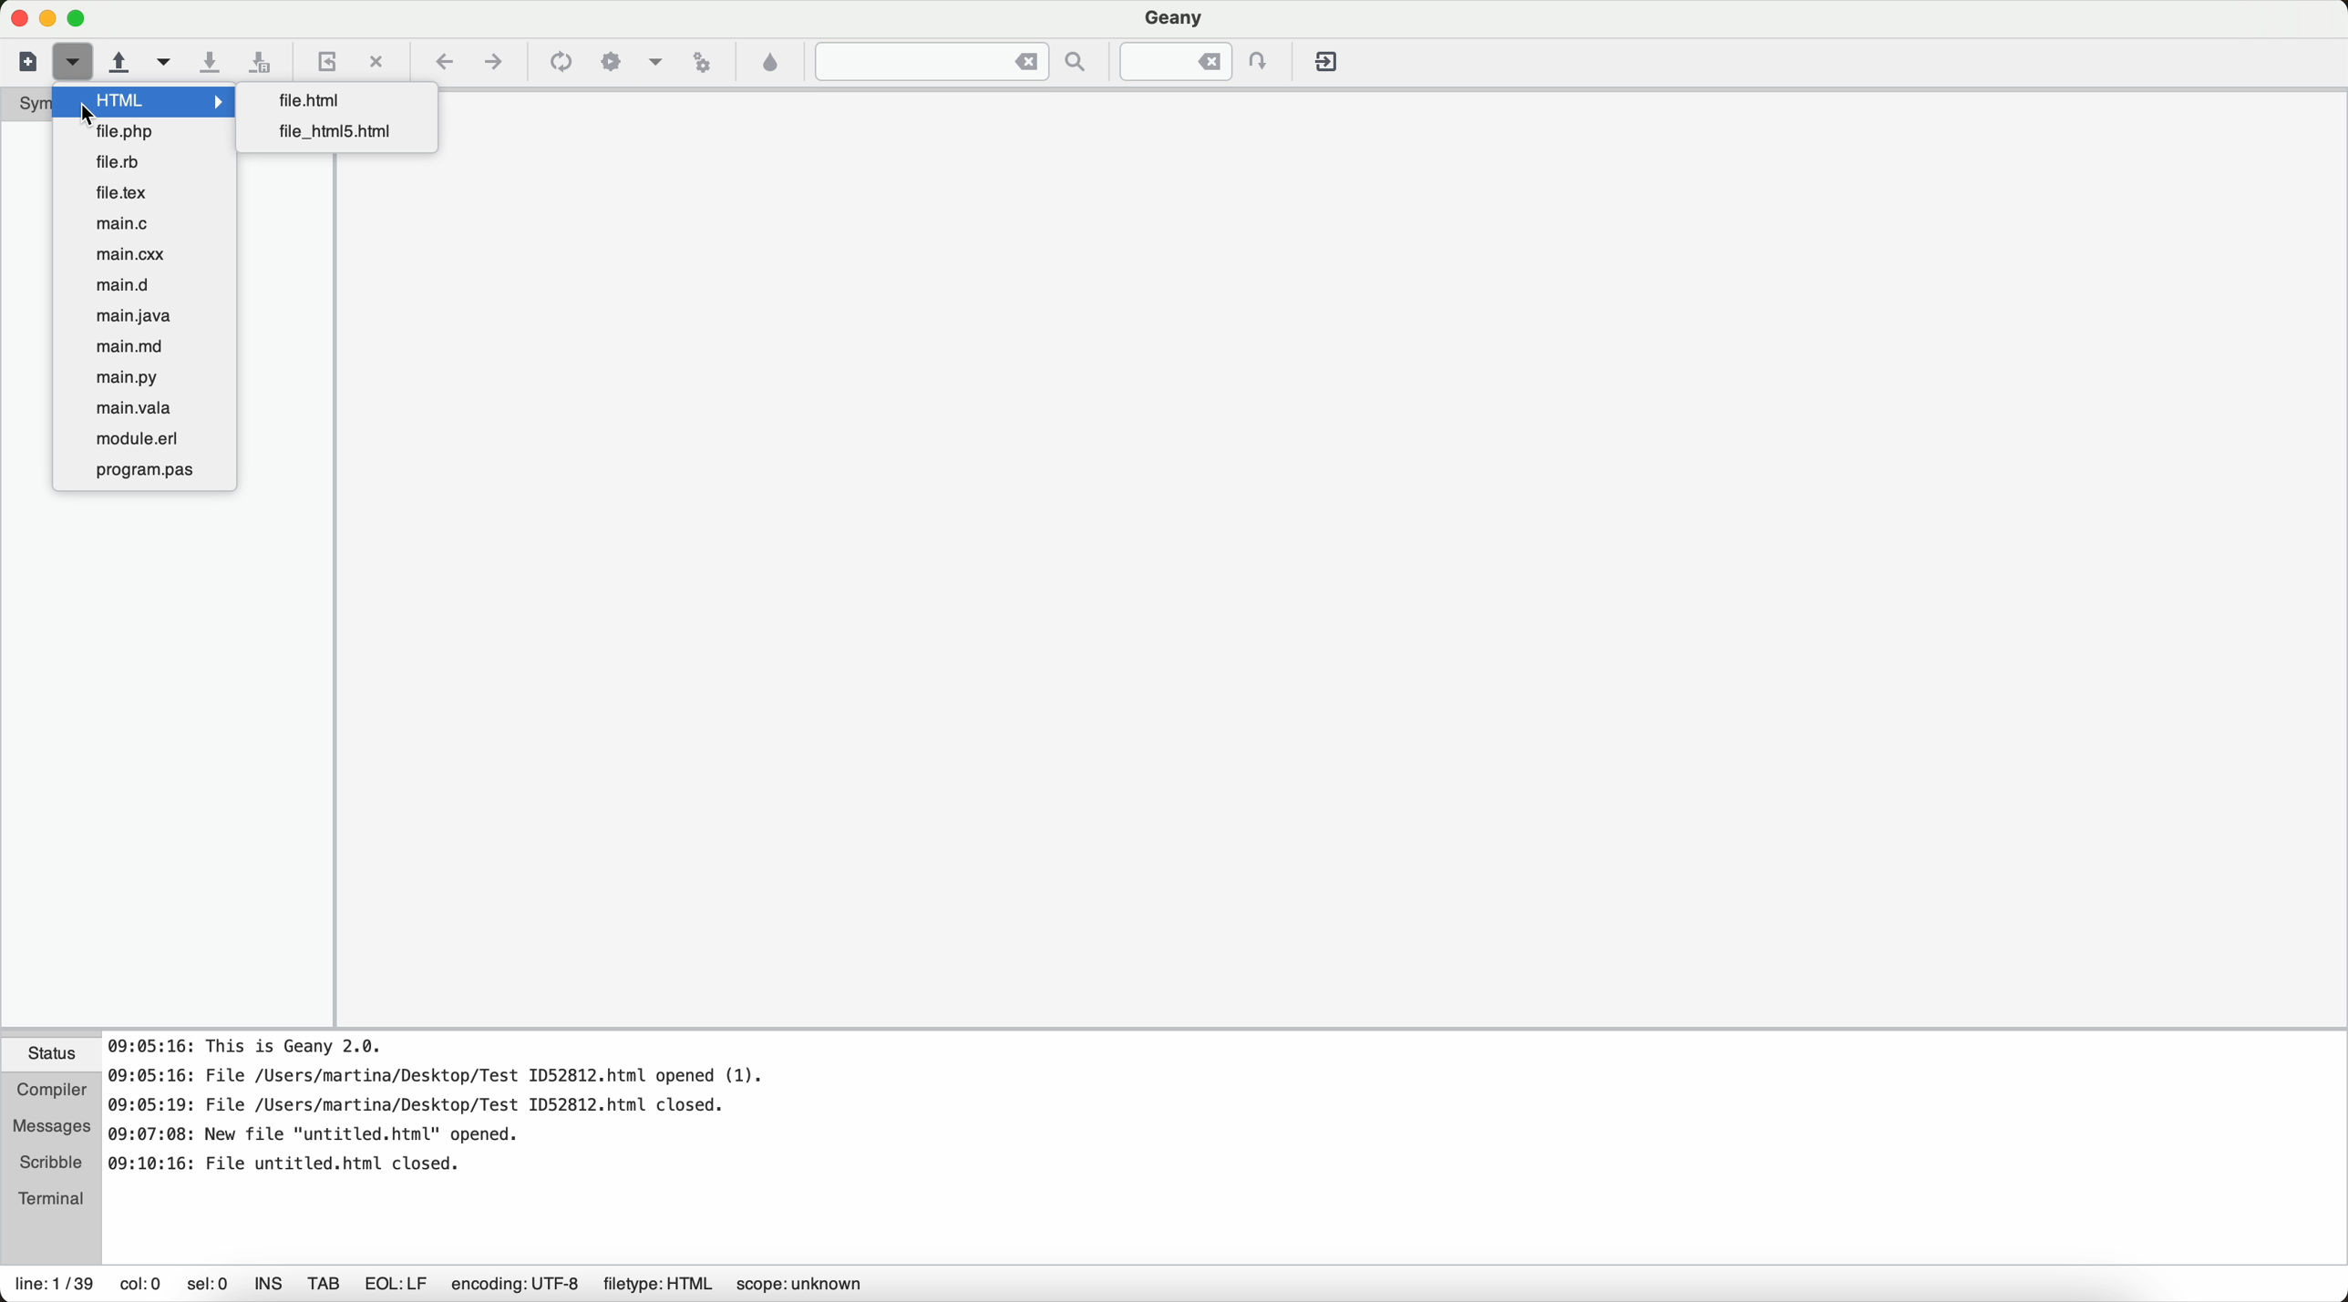 The width and height of the screenshot is (2348, 1302). Describe the element at coordinates (145, 287) in the screenshot. I see `main.d` at that location.